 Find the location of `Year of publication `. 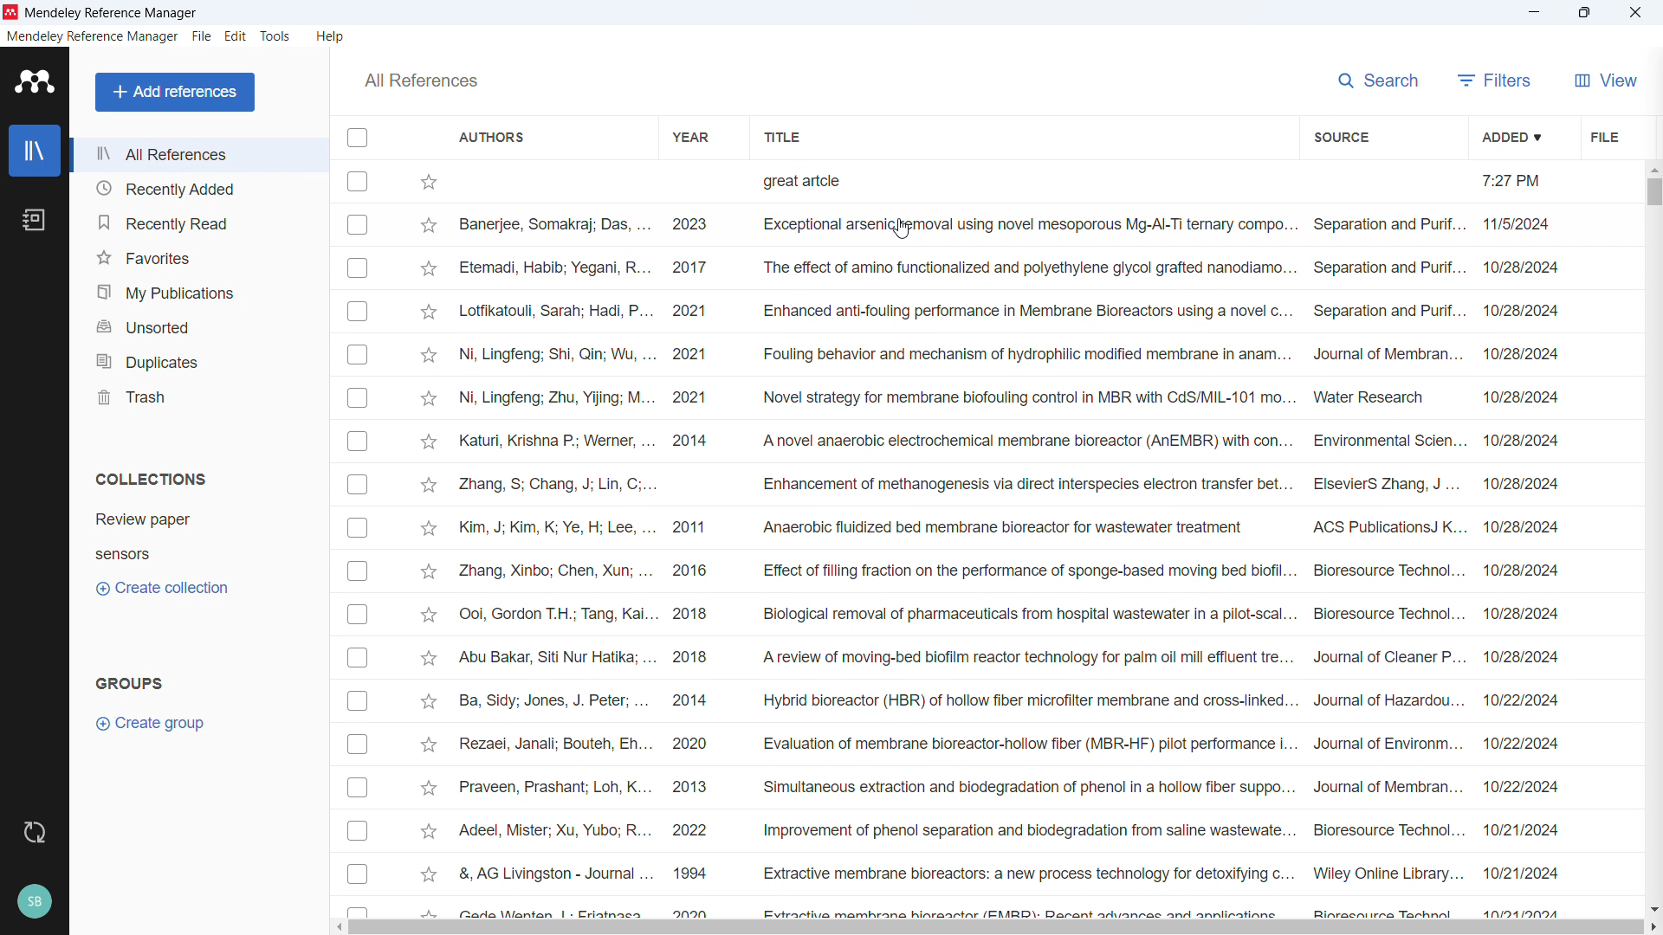

Year of publication  is located at coordinates (690, 544).